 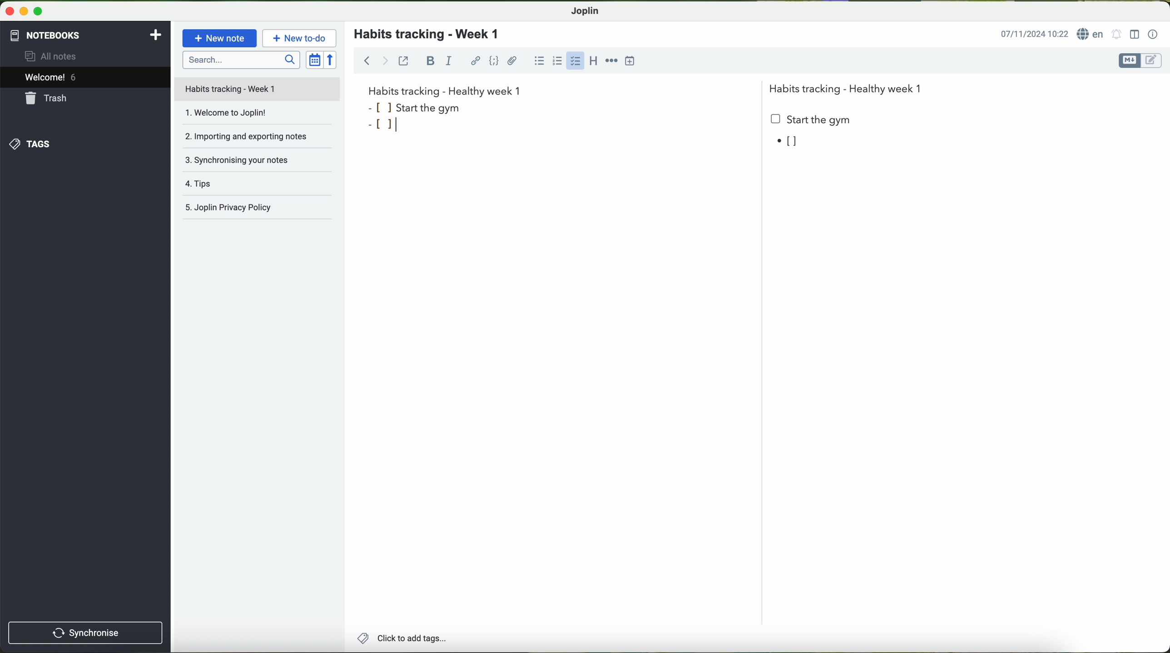 I want to click on minimize, so click(x=22, y=10).